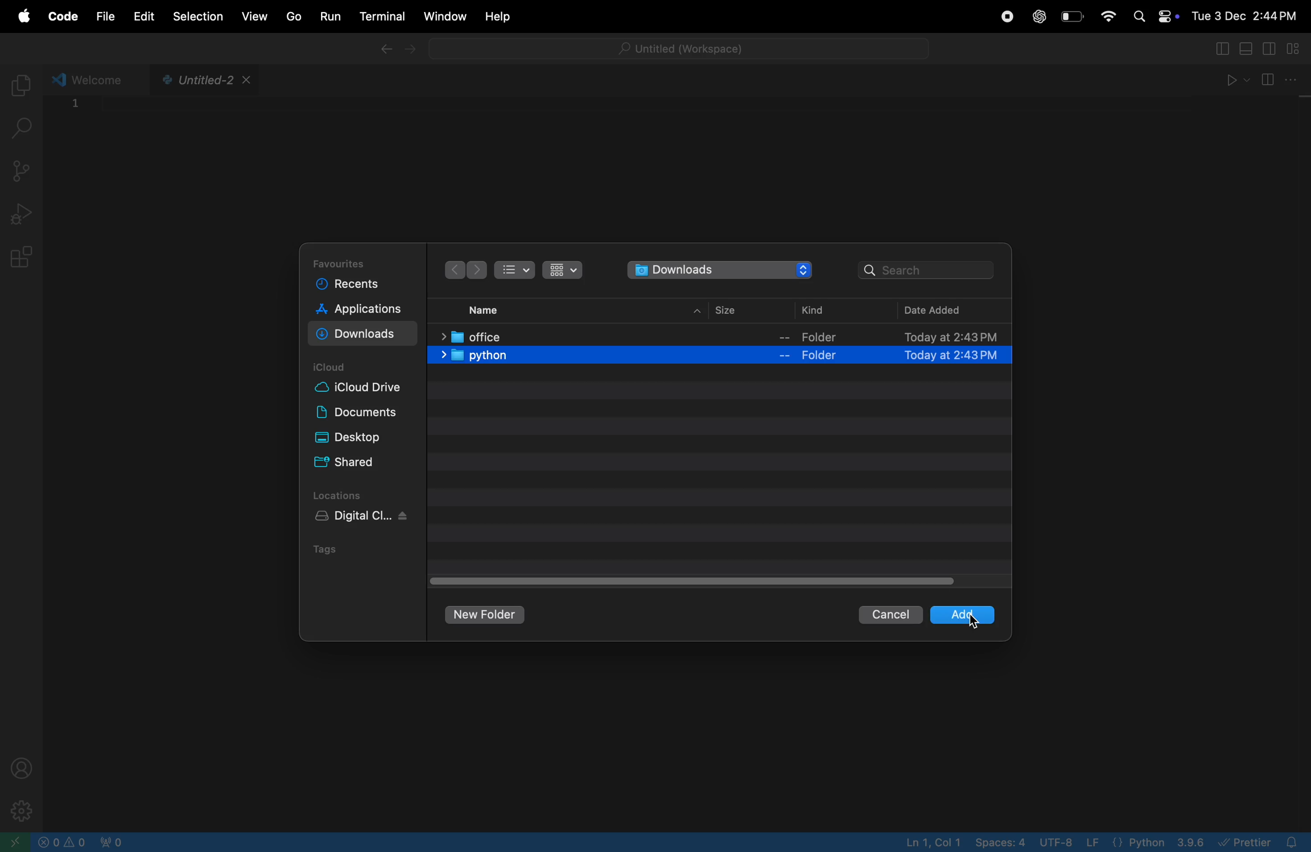 This screenshot has width=1311, height=852. Describe the element at coordinates (23, 82) in the screenshot. I see `explorer` at that location.